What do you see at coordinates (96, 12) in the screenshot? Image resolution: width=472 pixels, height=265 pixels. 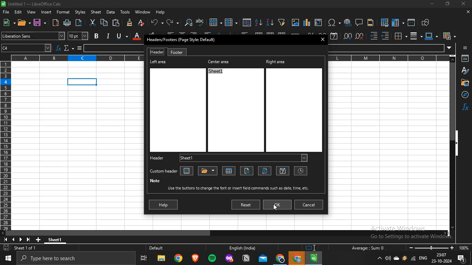 I see `sheet` at bounding box center [96, 12].